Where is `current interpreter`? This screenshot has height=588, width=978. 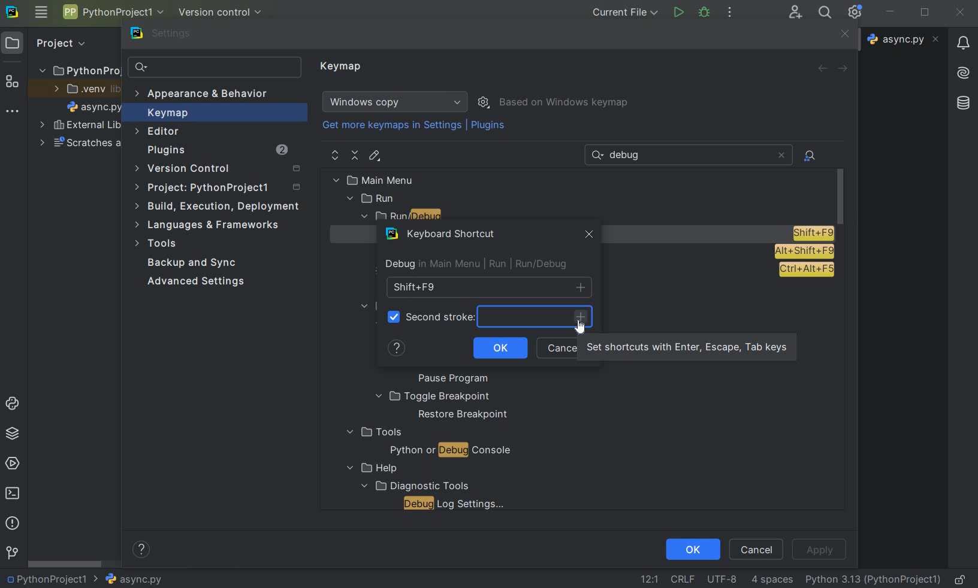
current interpreter is located at coordinates (874, 579).